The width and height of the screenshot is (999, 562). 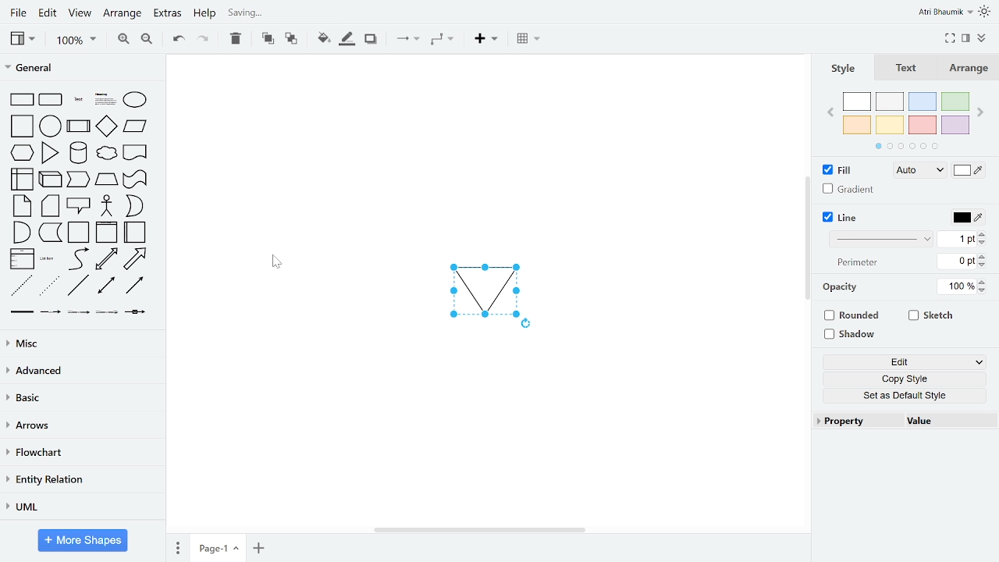 I want to click on edit, so click(x=907, y=361).